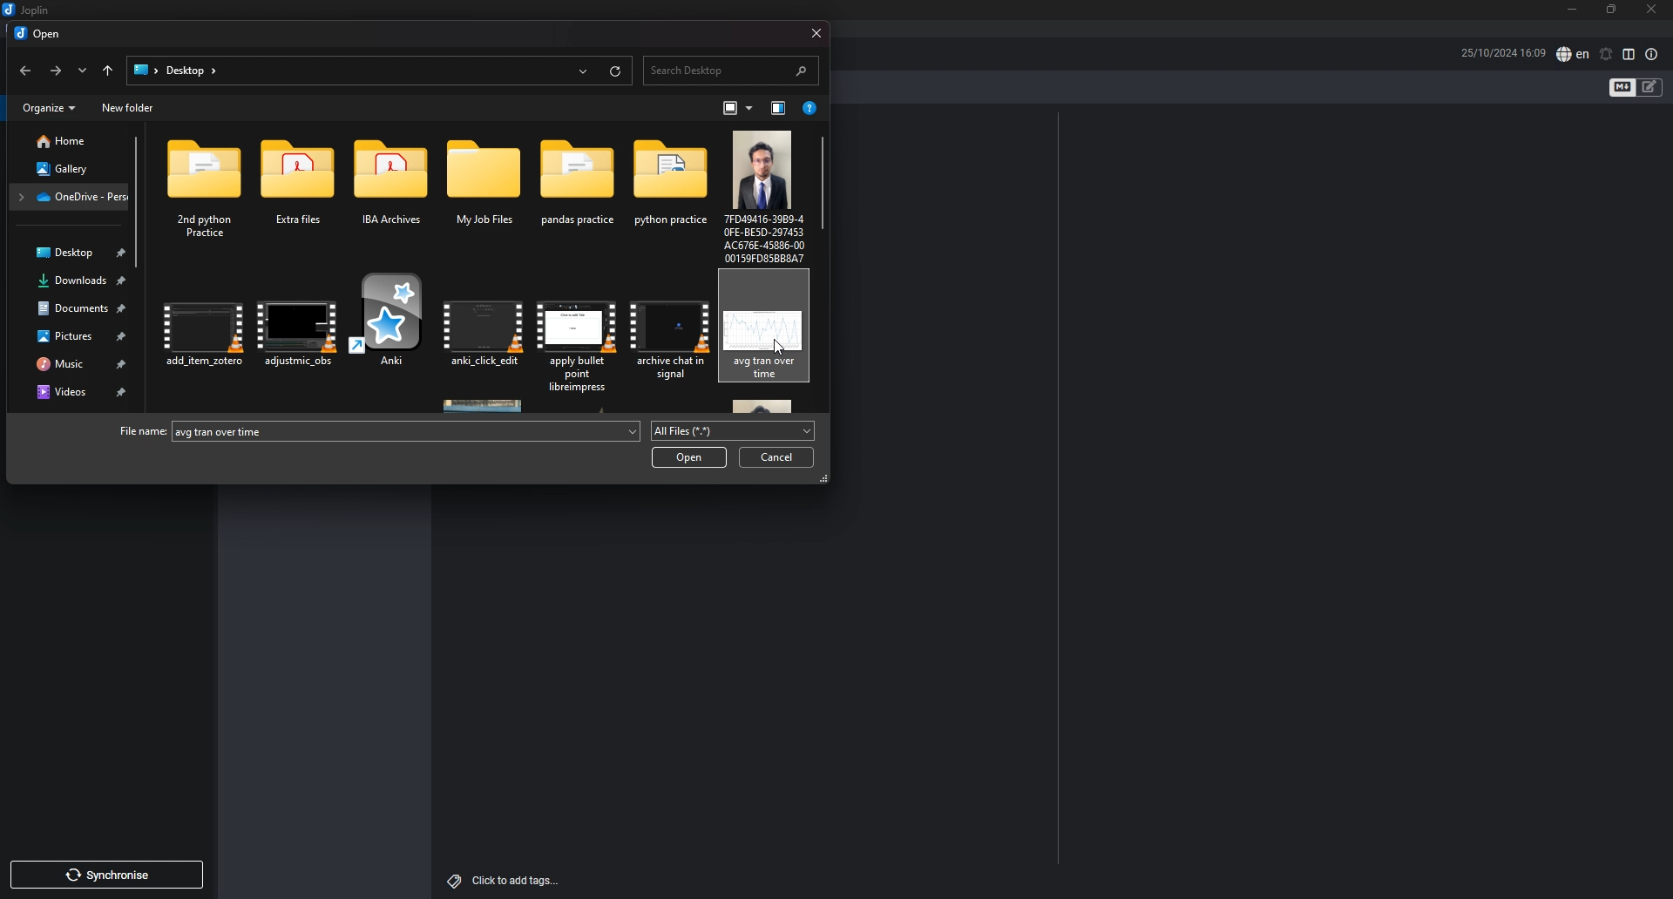 Image resolution: width=1673 pixels, height=899 pixels. I want to click on anki_click_edit, so click(483, 335).